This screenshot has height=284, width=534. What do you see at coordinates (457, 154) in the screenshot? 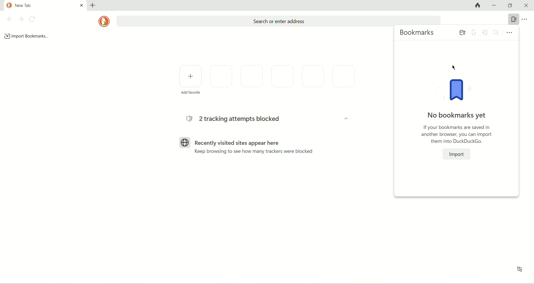
I see `import` at bounding box center [457, 154].